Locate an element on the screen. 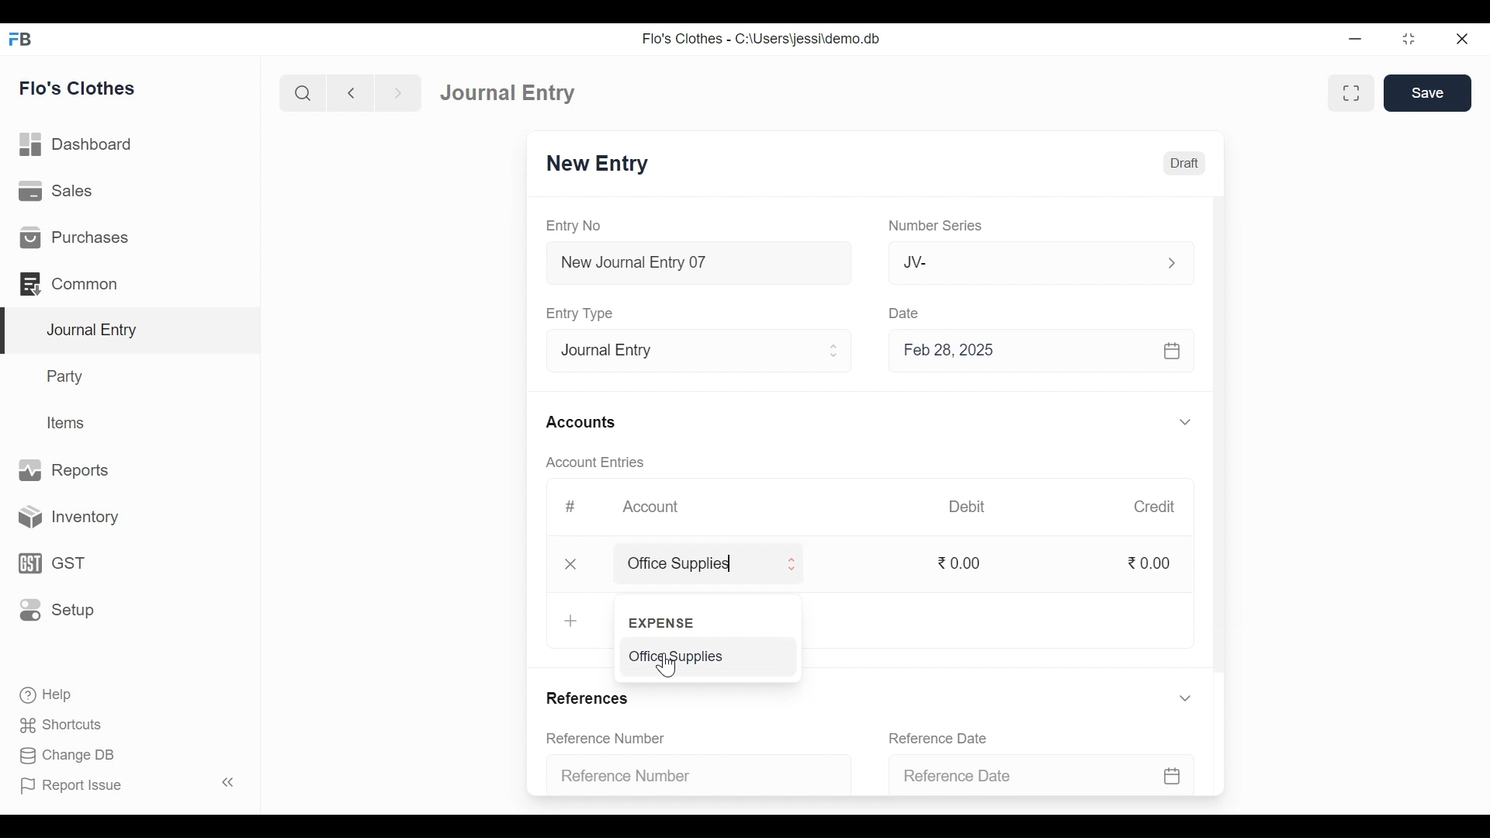  Flo's Clothes is located at coordinates (78, 88).